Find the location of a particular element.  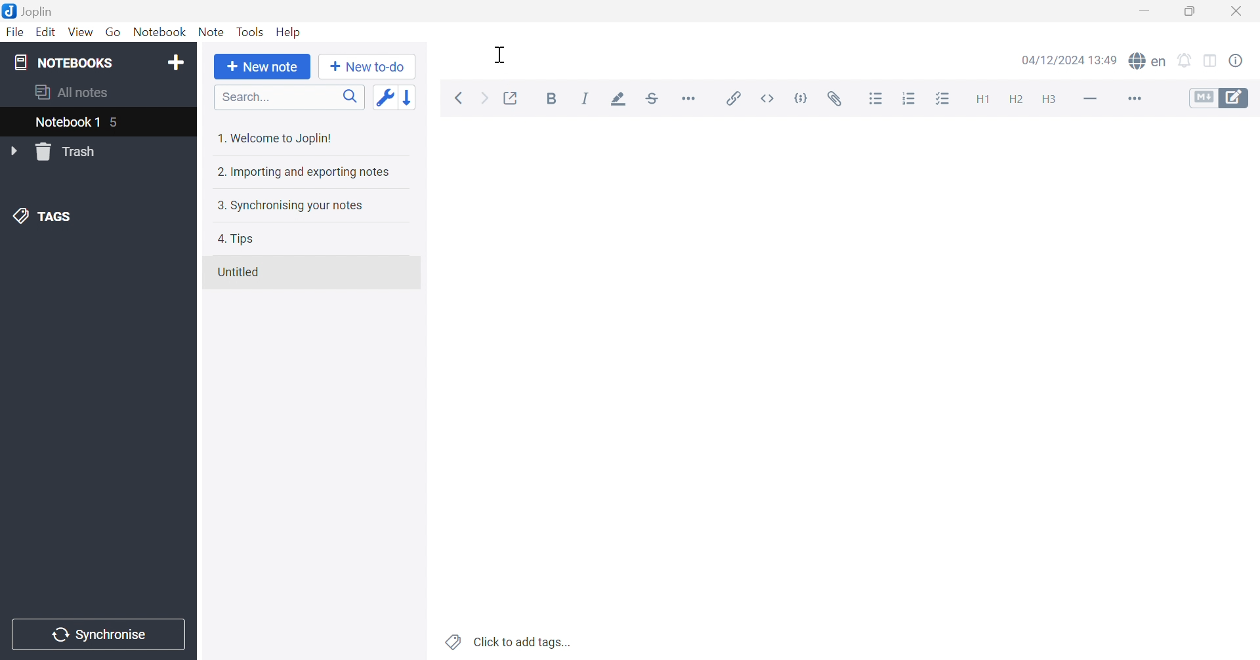

Tools is located at coordinates (251, 31).